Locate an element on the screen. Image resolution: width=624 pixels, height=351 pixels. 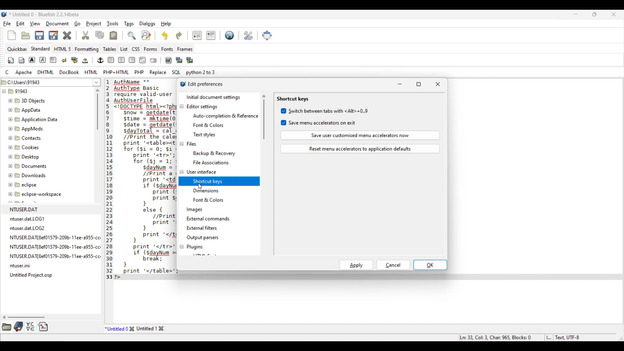
Downloads is located at coordinates (28, 175).